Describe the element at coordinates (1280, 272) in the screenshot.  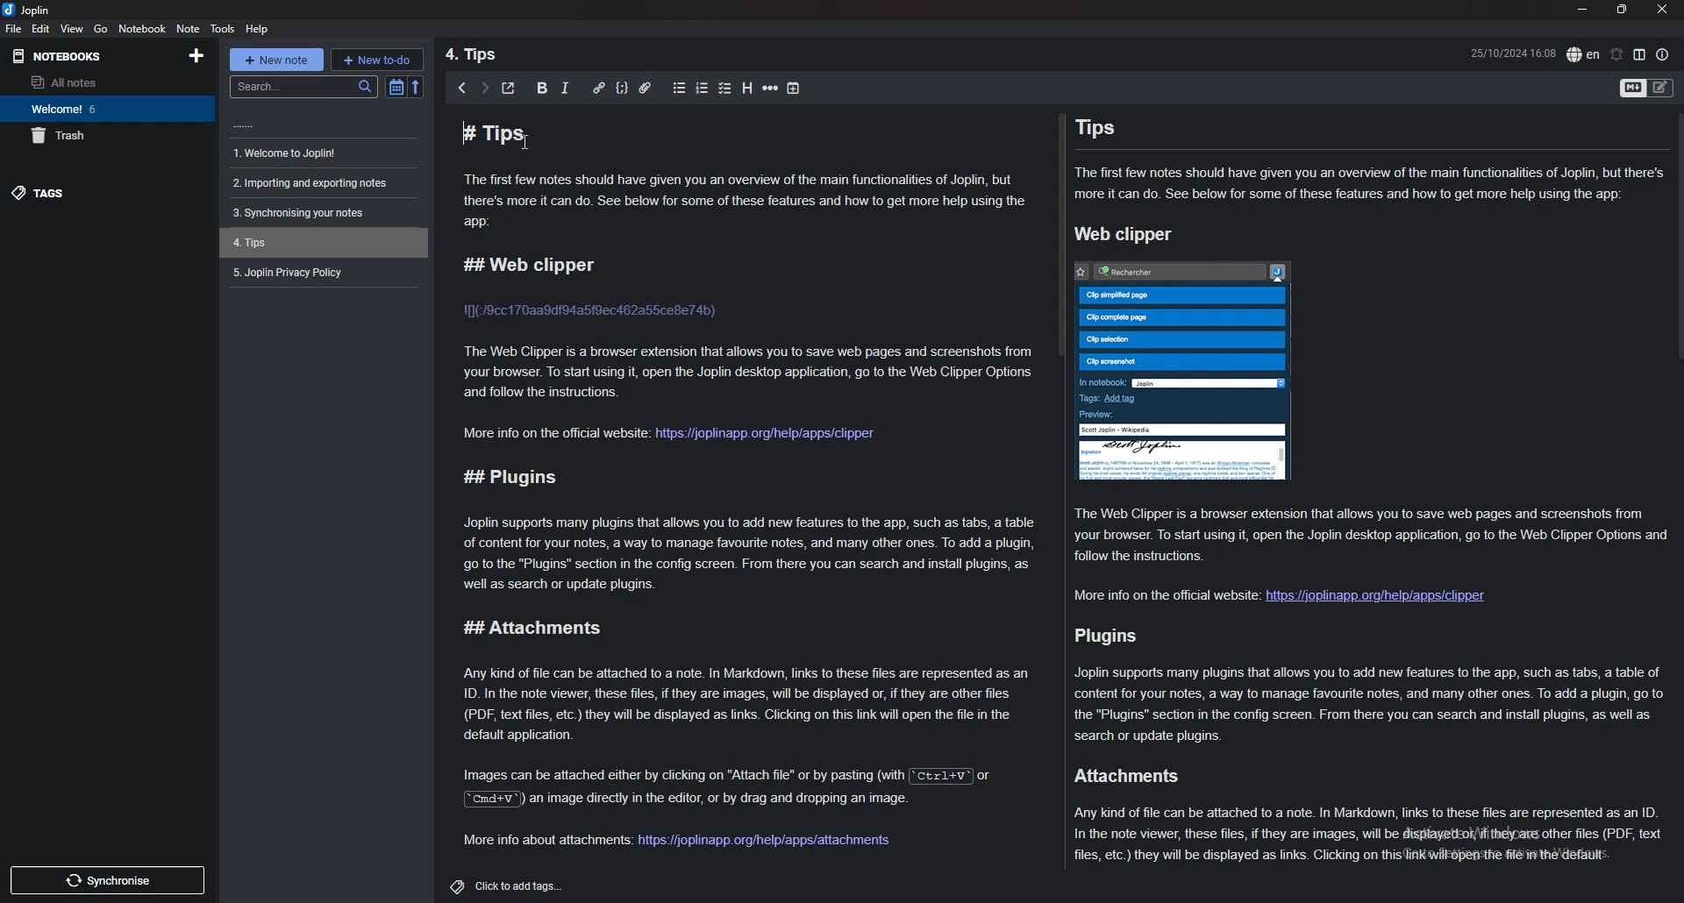
I see `Profile` at that location.